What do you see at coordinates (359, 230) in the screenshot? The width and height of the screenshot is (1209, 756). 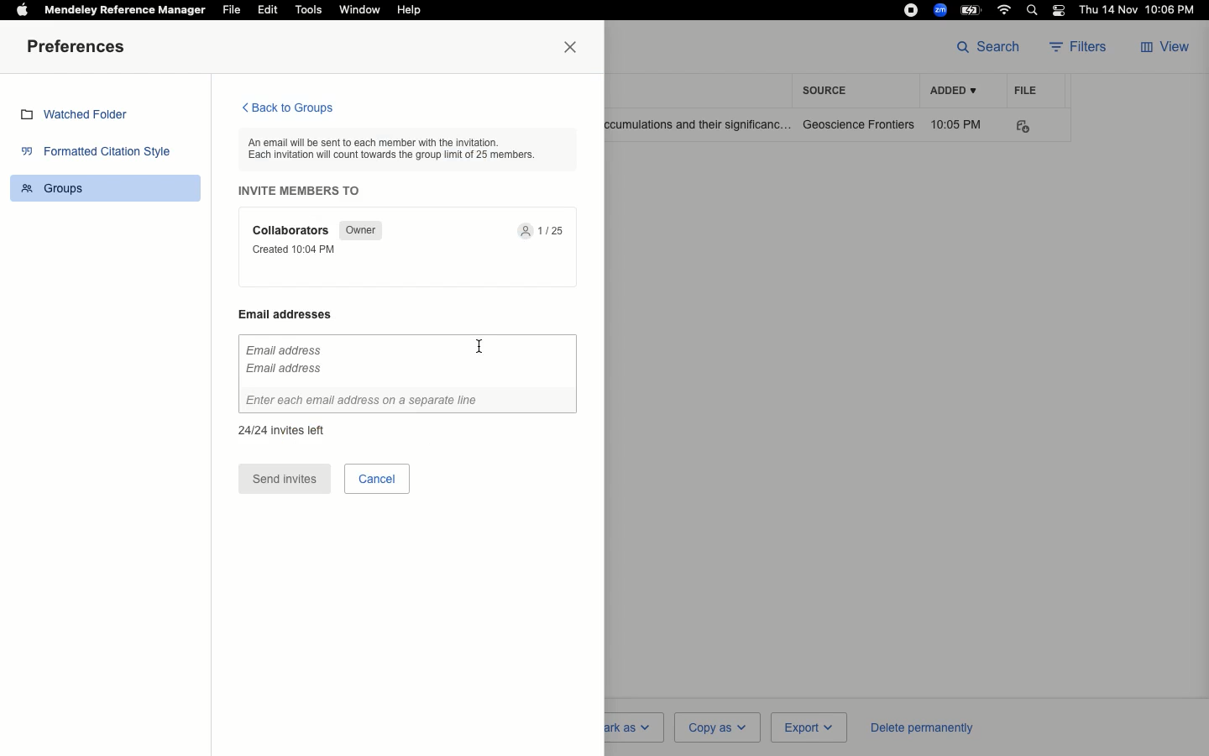 I see `Owner` at bounding box center [359, 230].